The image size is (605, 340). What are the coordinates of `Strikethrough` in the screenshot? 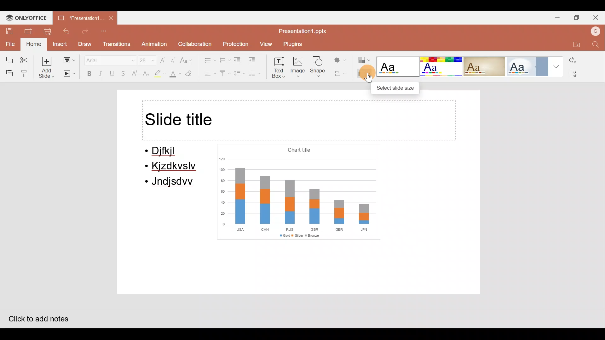 It's located at (124, 74).